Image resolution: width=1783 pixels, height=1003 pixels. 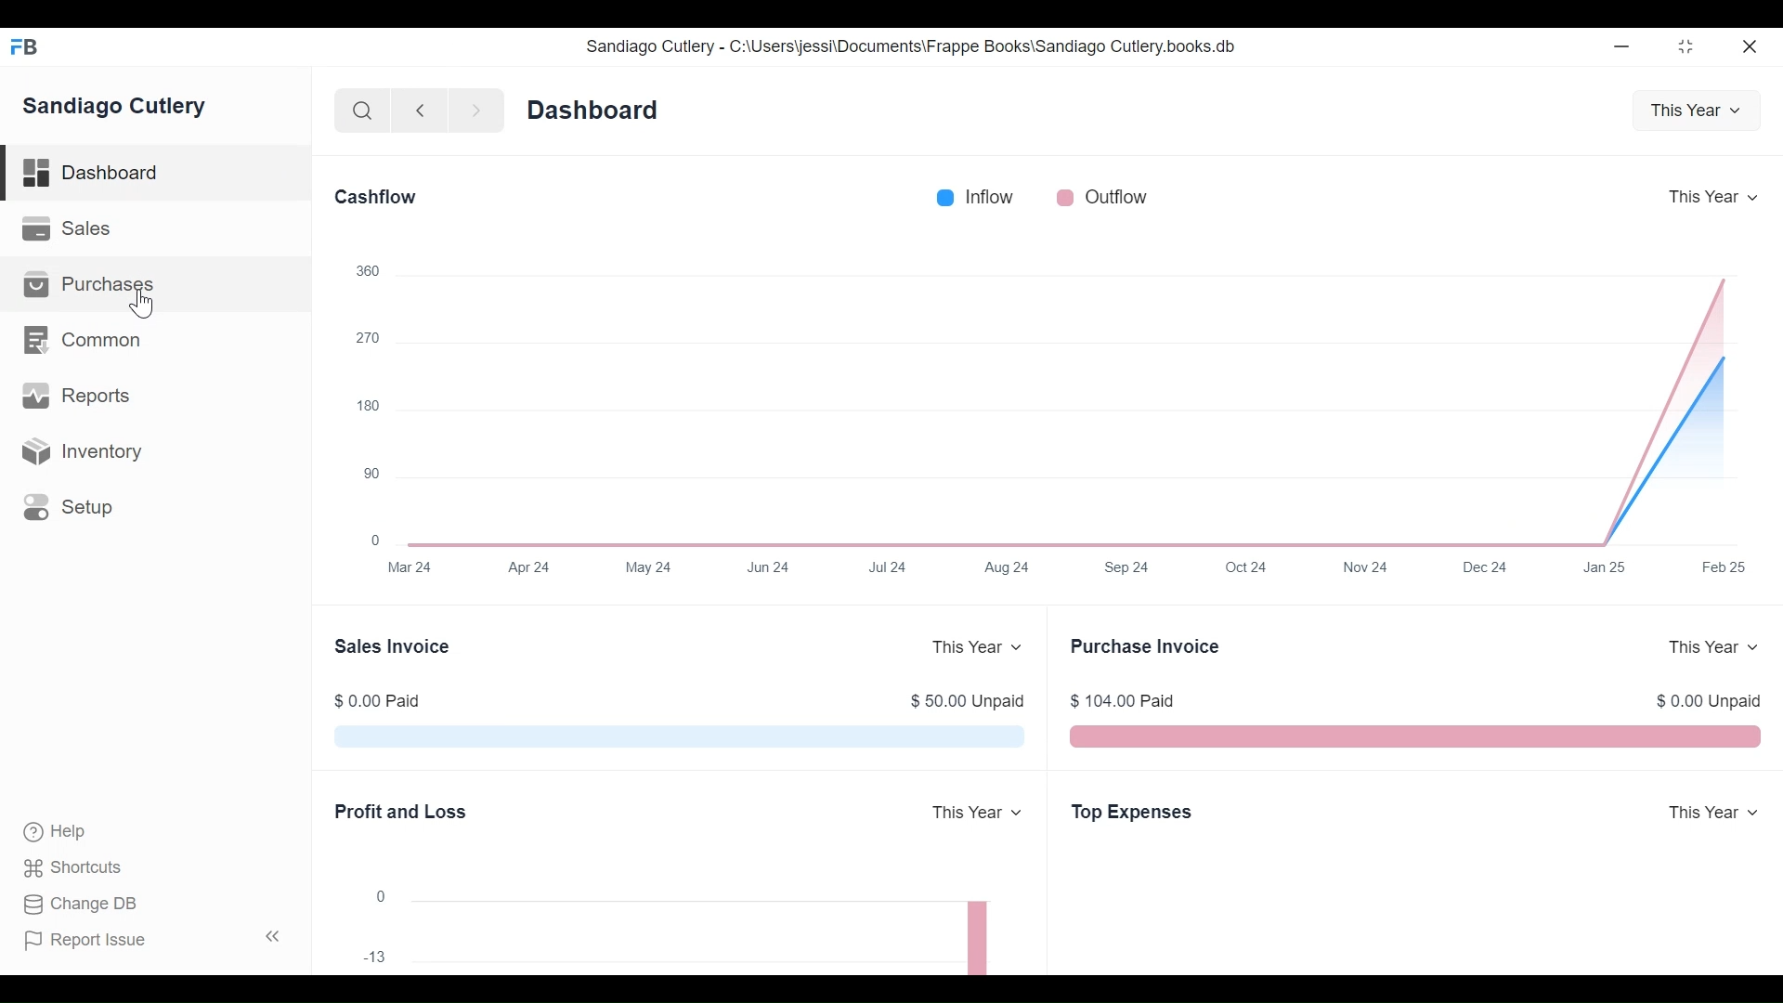 What do you see at coordinates (1684, 47) in the screenshot?
I see `restore` at bounding box center [1684, 47].